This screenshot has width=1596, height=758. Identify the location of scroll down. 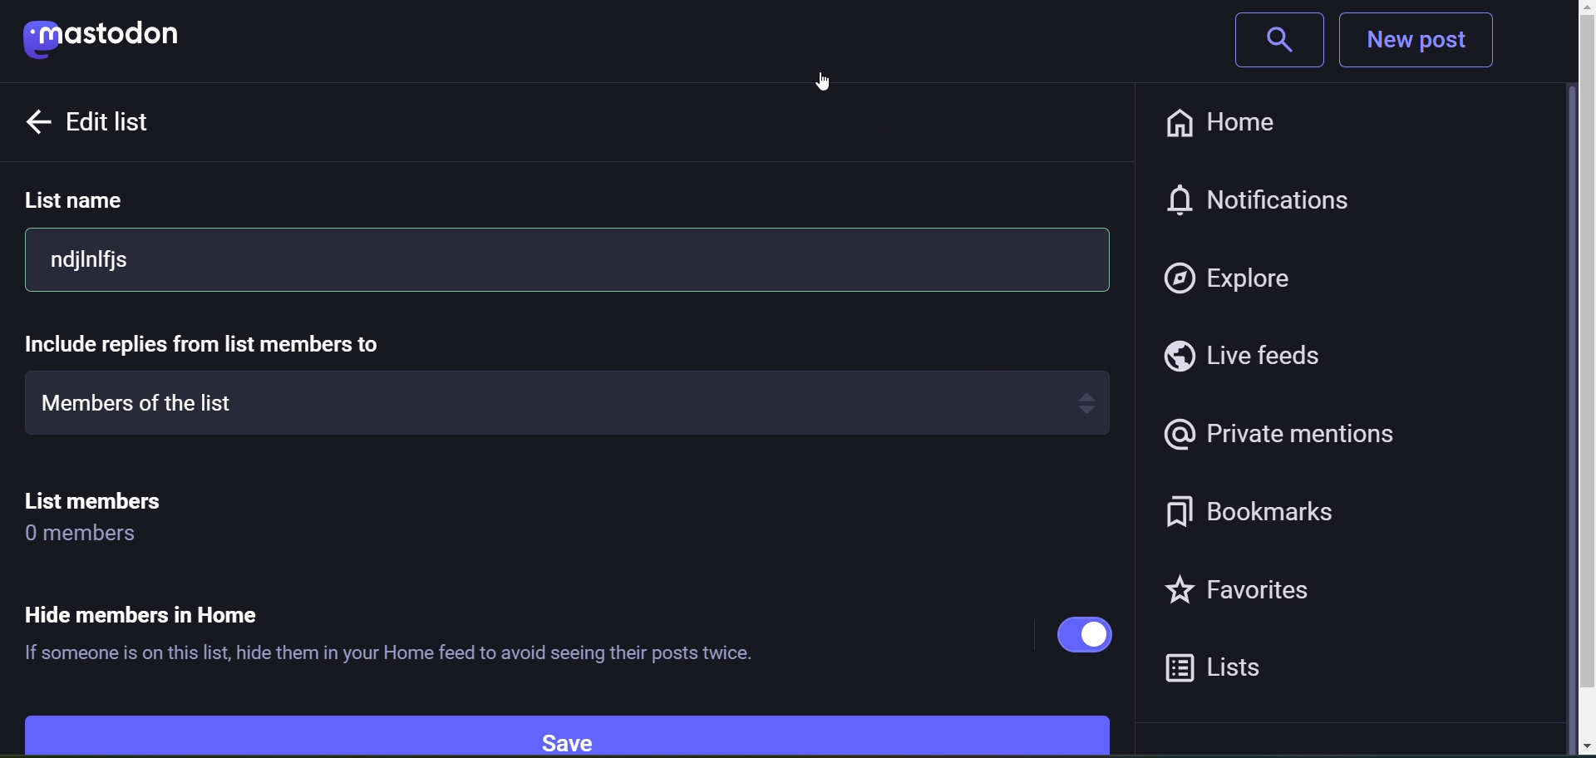
(1568, 746).